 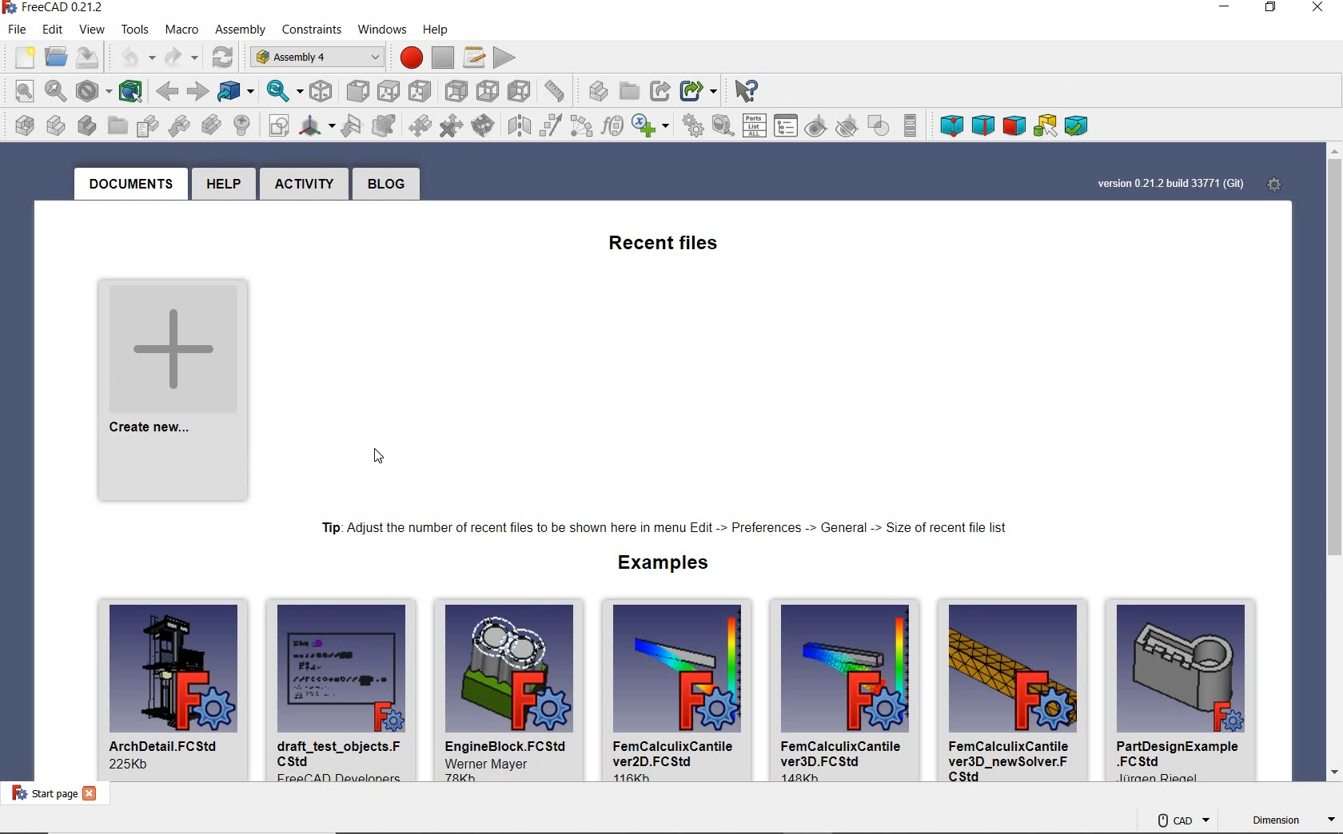 What do you see at coordinates (238, 93) in the screenshot?
I see `go to linked object` at bounding box center [238, 93].